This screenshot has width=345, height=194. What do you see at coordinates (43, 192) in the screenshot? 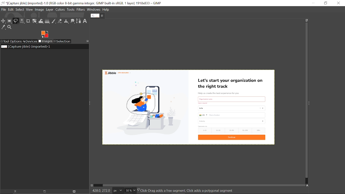
I see `open new display` at bounding box center [43, 192].